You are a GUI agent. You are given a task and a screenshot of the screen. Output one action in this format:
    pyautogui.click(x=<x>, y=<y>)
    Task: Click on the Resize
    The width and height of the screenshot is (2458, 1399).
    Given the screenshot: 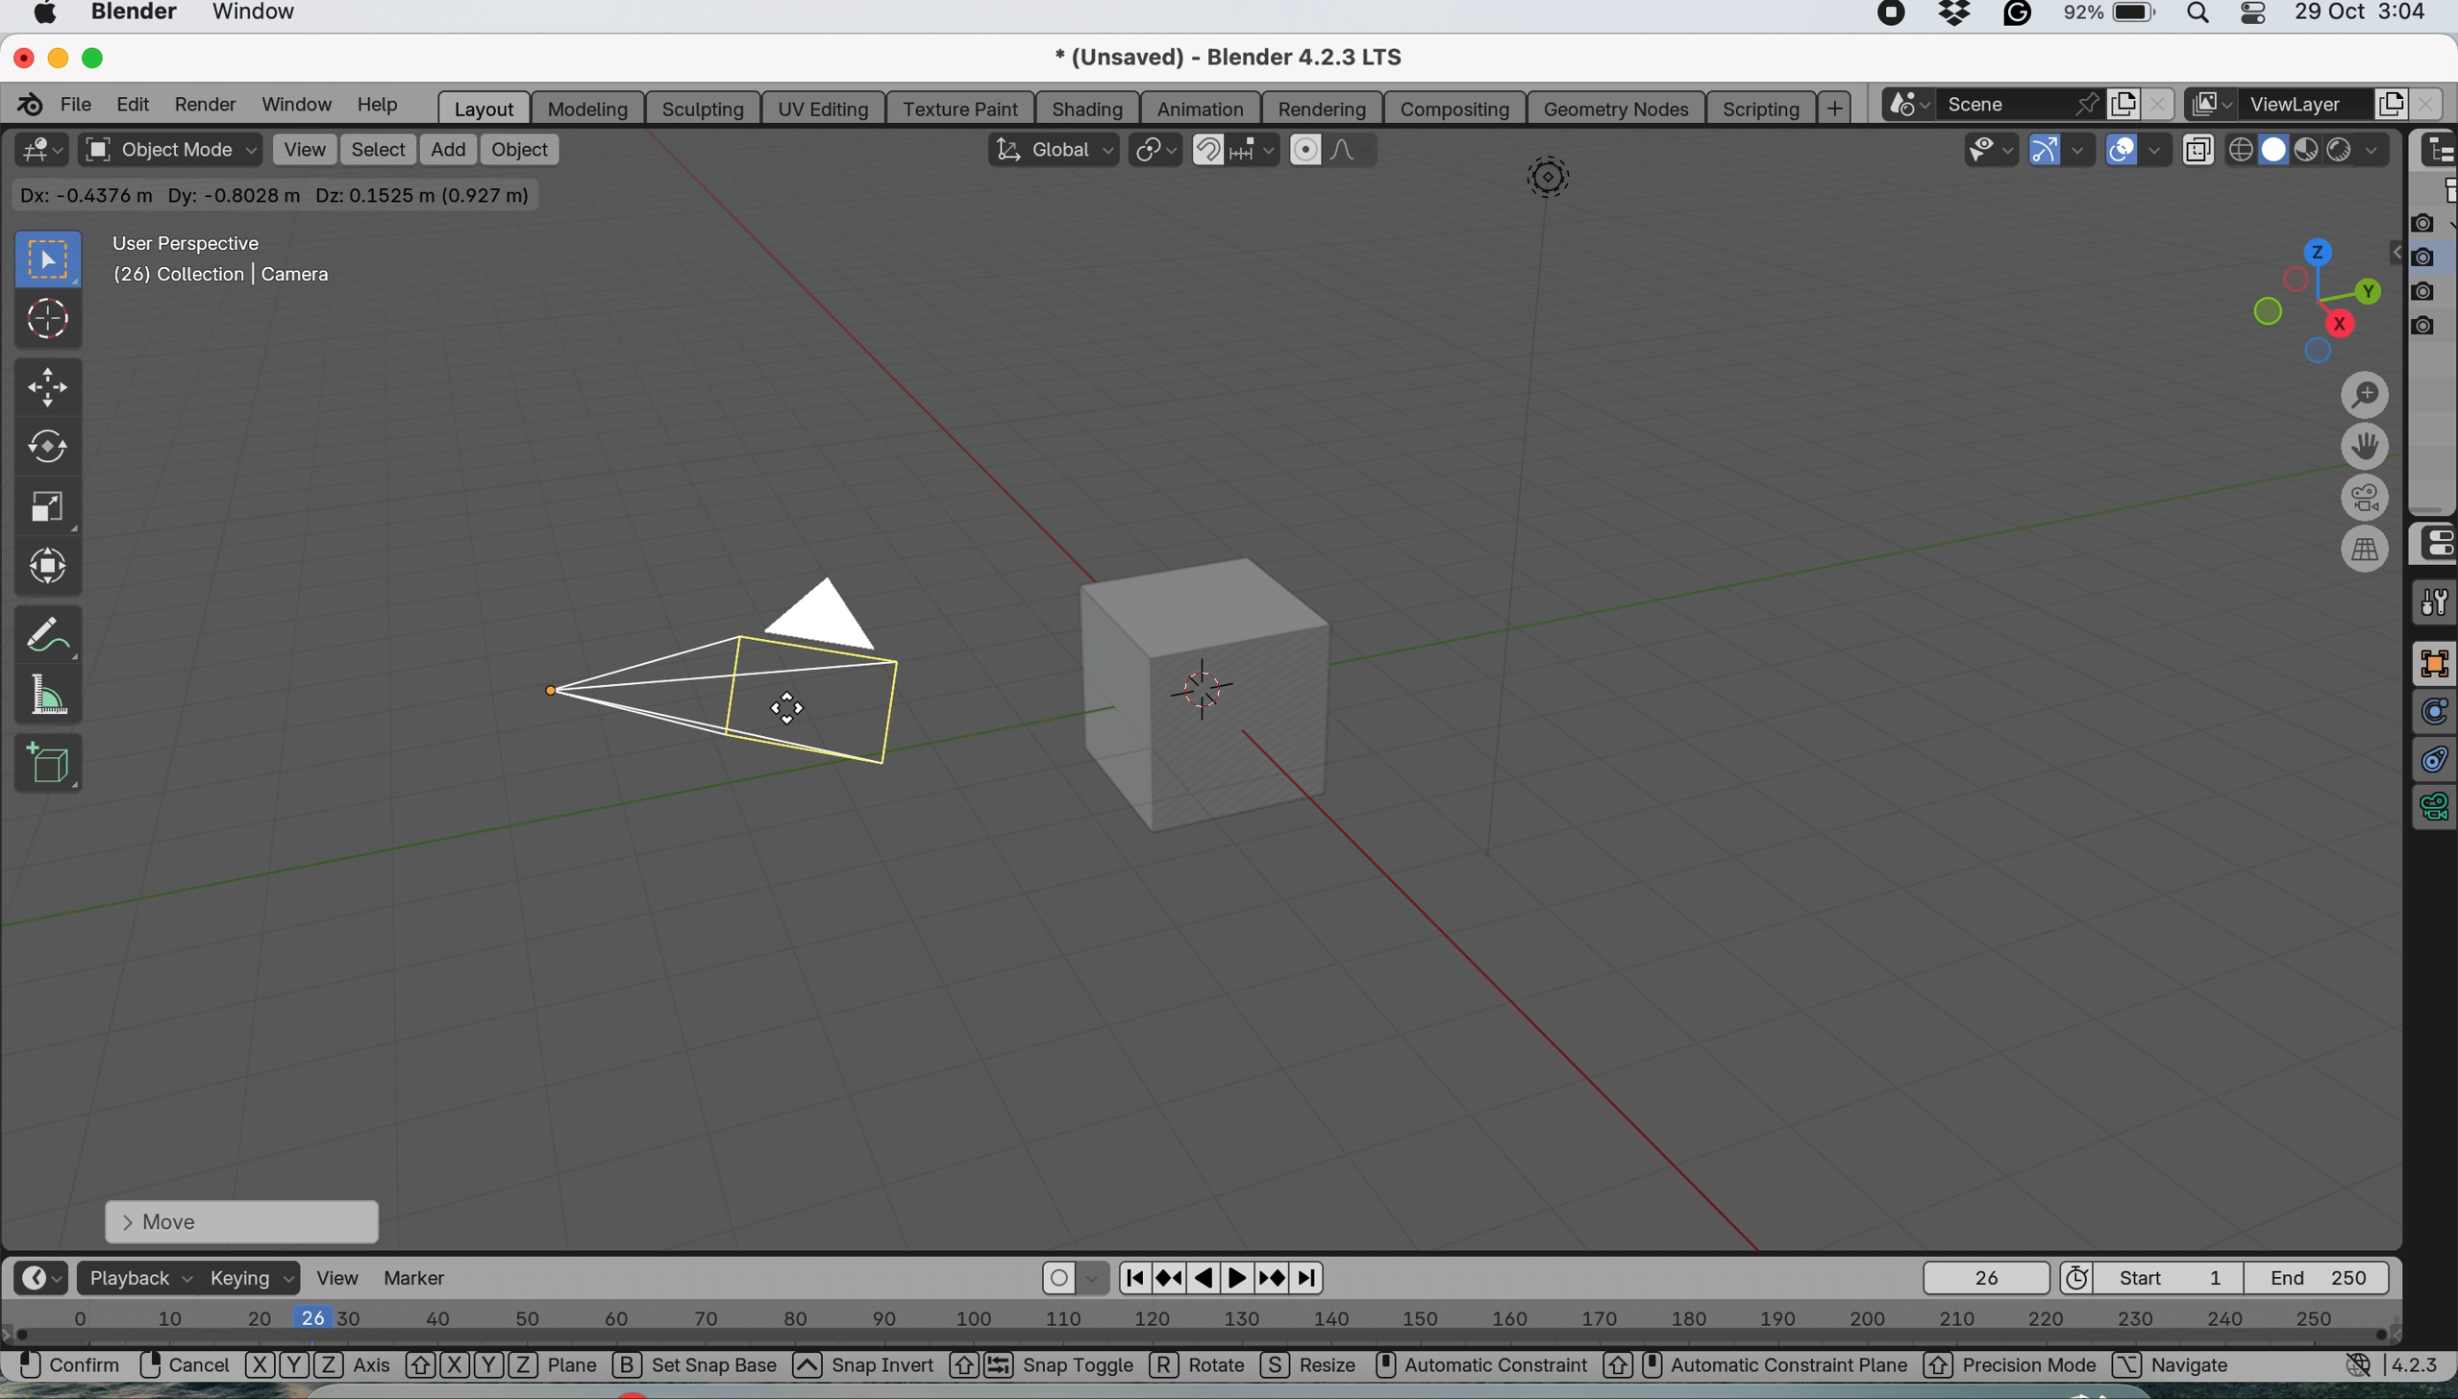 What is the action you would take?
    pyautogui.click(x=1311, y=1368)
    